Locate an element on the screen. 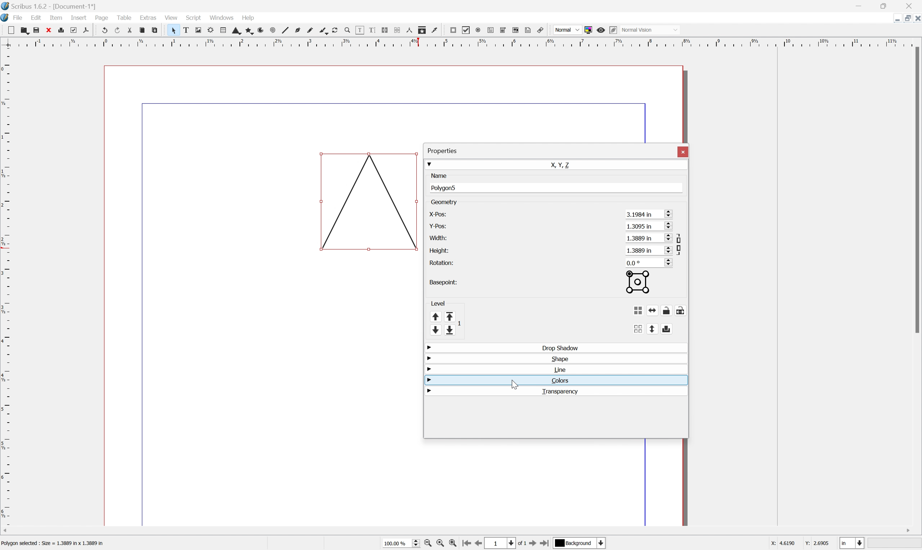 This screenshot has height=550, width=922. Scale is located at coordinates (6, 287).